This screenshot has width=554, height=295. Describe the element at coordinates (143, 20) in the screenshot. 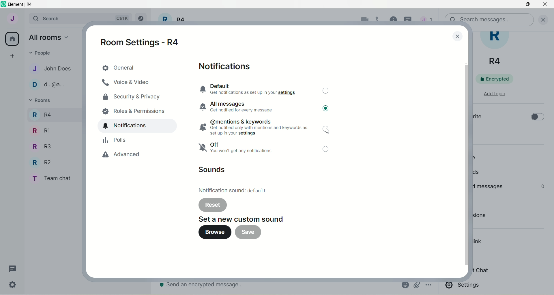

I see `explore rooms` at that location.